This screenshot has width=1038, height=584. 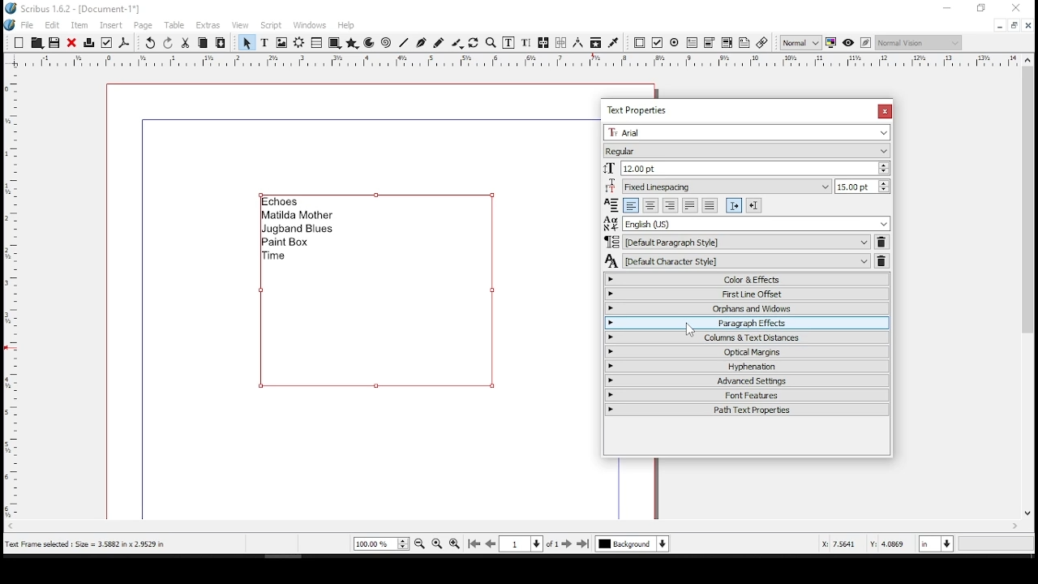 What do you see at coordinates (209, 26) in the screenshot?
I see `extras` at bounding box center [209, 26].